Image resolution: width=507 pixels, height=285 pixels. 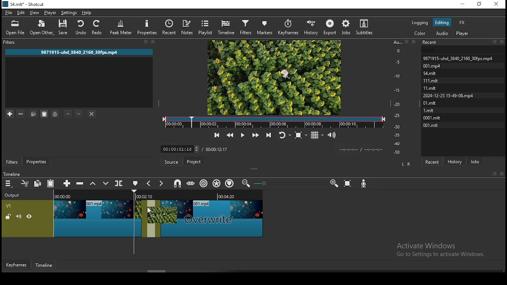 I want to click on cut, so click(x=23, y=183).